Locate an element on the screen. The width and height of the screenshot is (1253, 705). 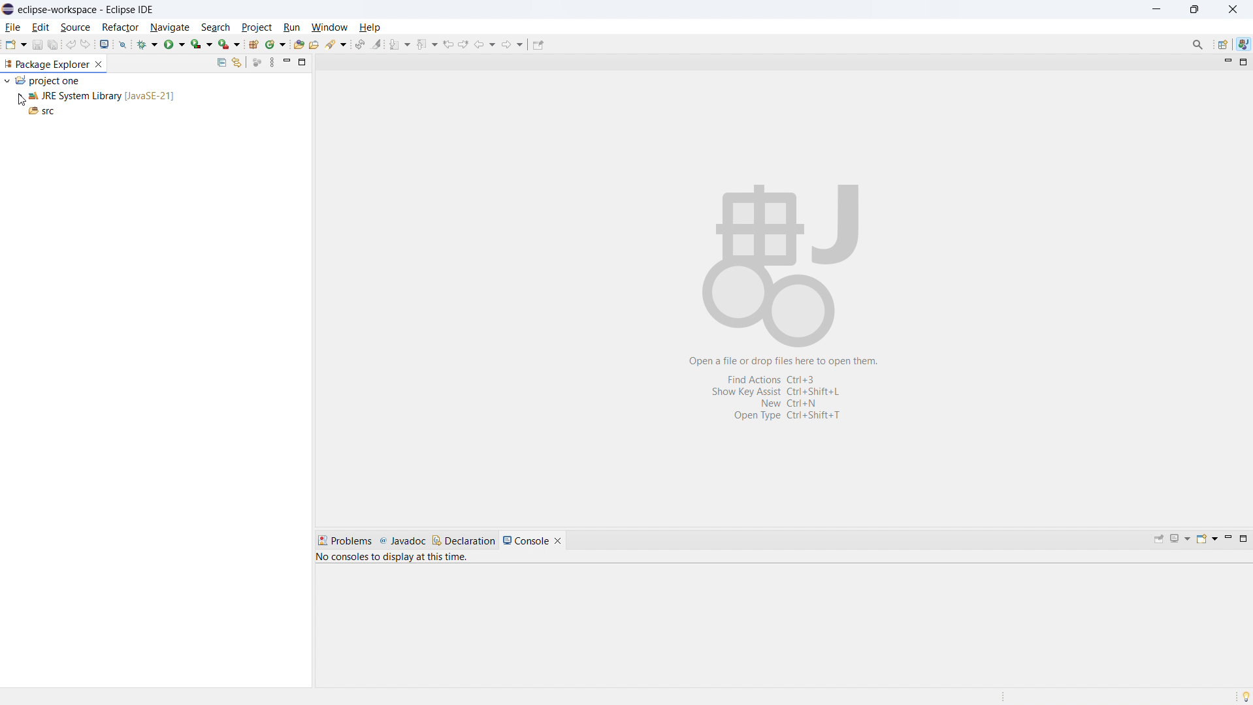
close is located at coordinates (101, 64).